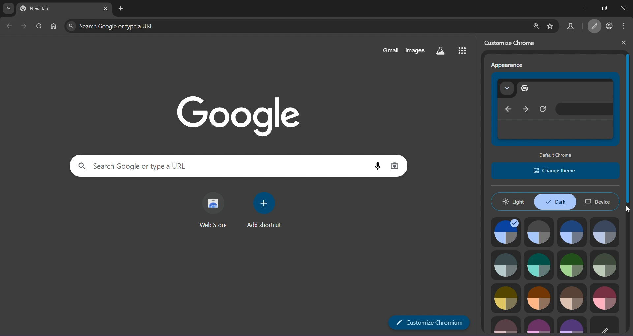  Describe the element at coordinates (53, 27) in the screenshot. I see `home` at that location.